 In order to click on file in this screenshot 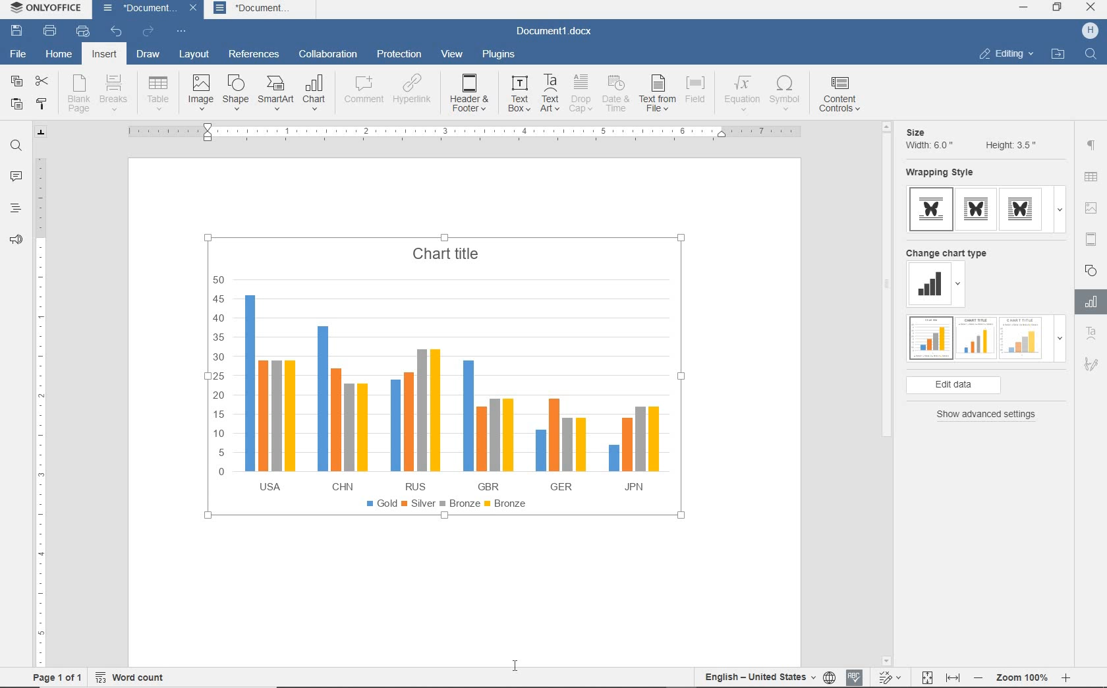, I will do `click(17, 53)`.